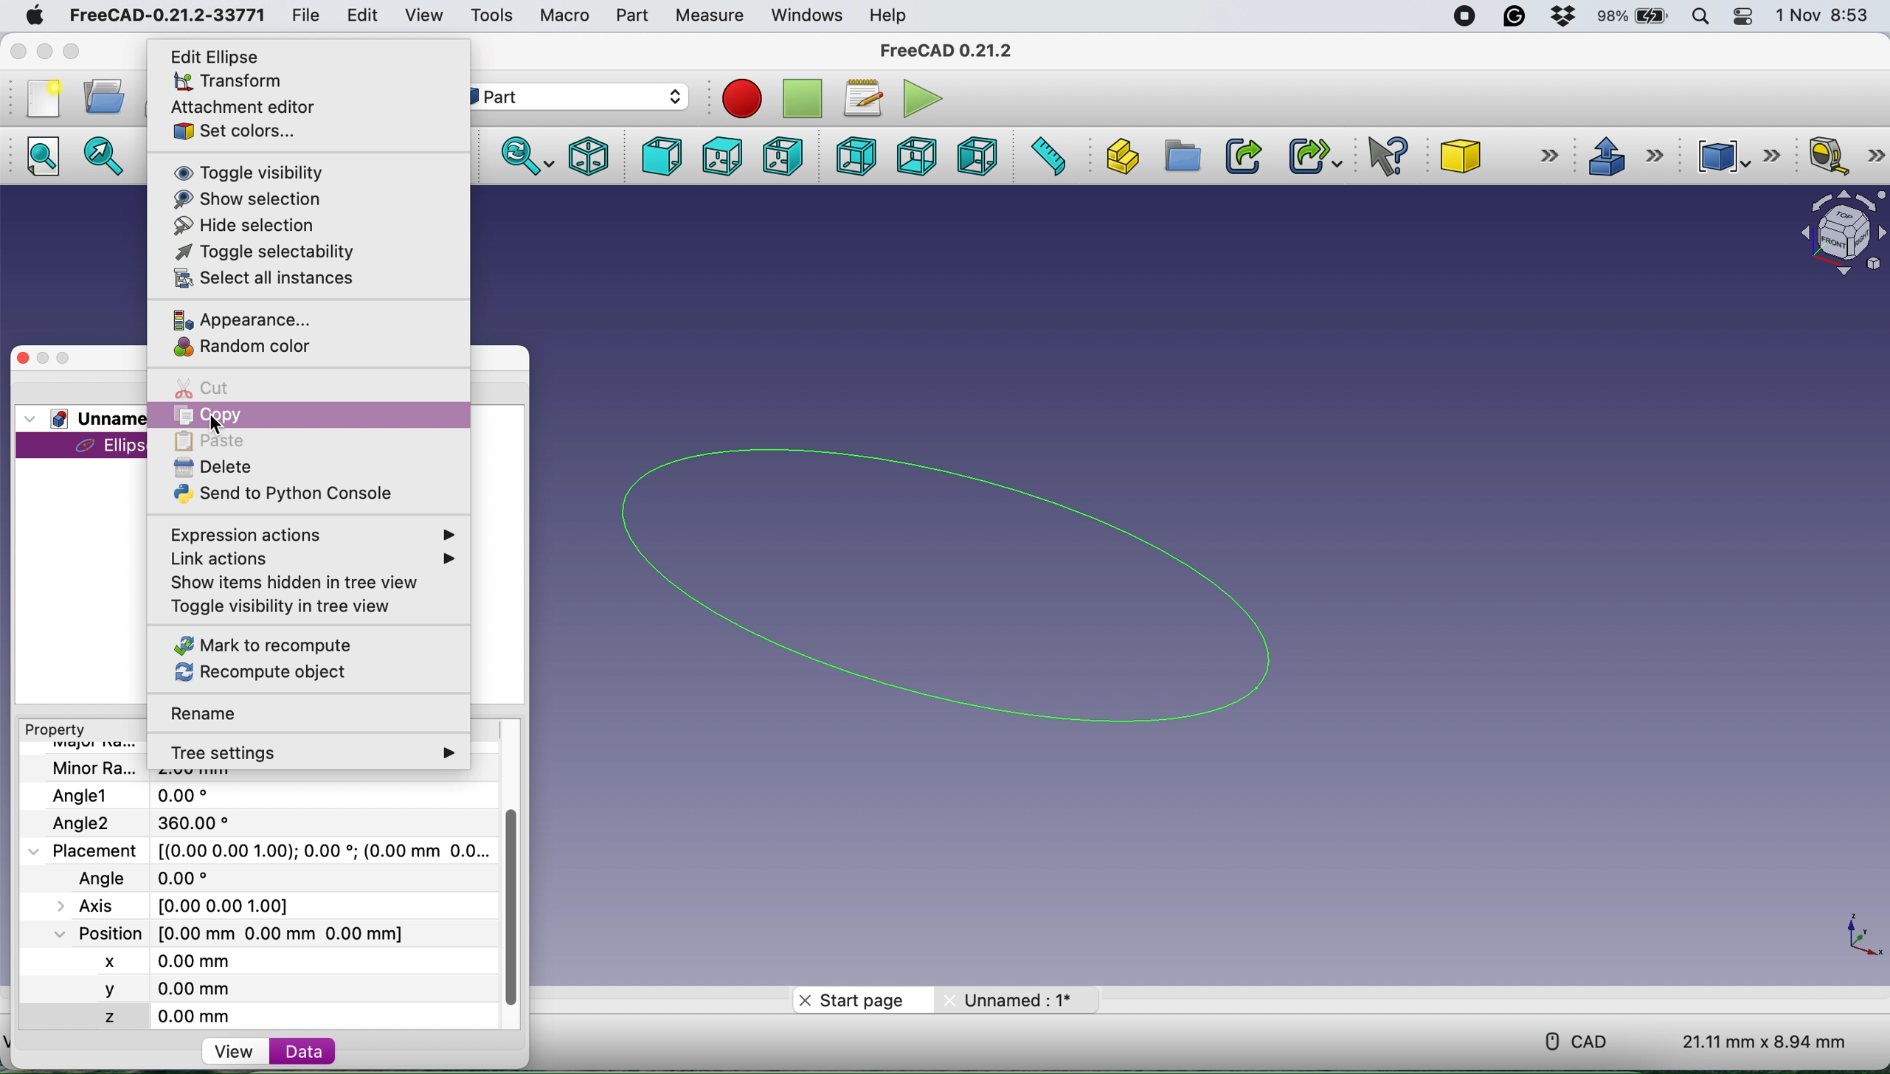 The image size is (1890, 1074). I want to click on spotlight search, so click(1701, 18).